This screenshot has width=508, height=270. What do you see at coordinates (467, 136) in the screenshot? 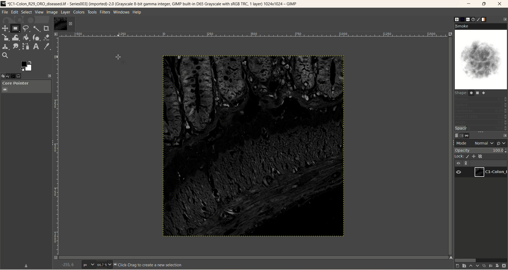
I see `path` at bounding box center [467, 136].